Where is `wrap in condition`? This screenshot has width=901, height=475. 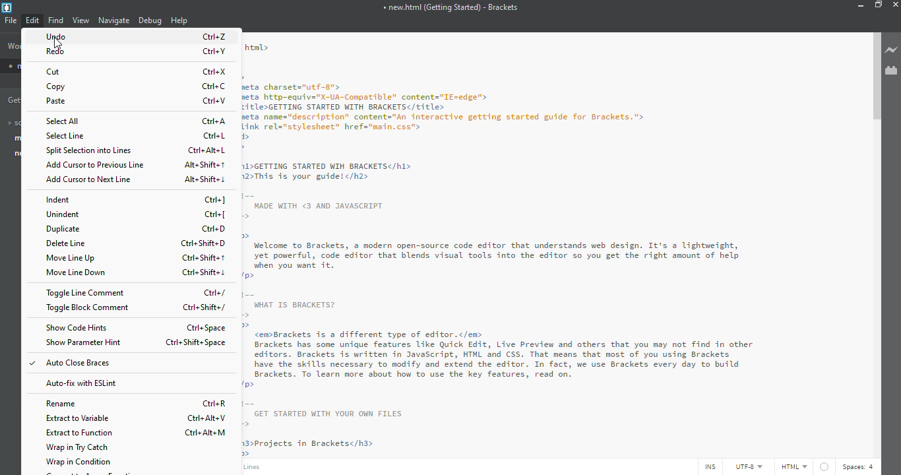
wrap in condition is located at coordinates (80, 462).